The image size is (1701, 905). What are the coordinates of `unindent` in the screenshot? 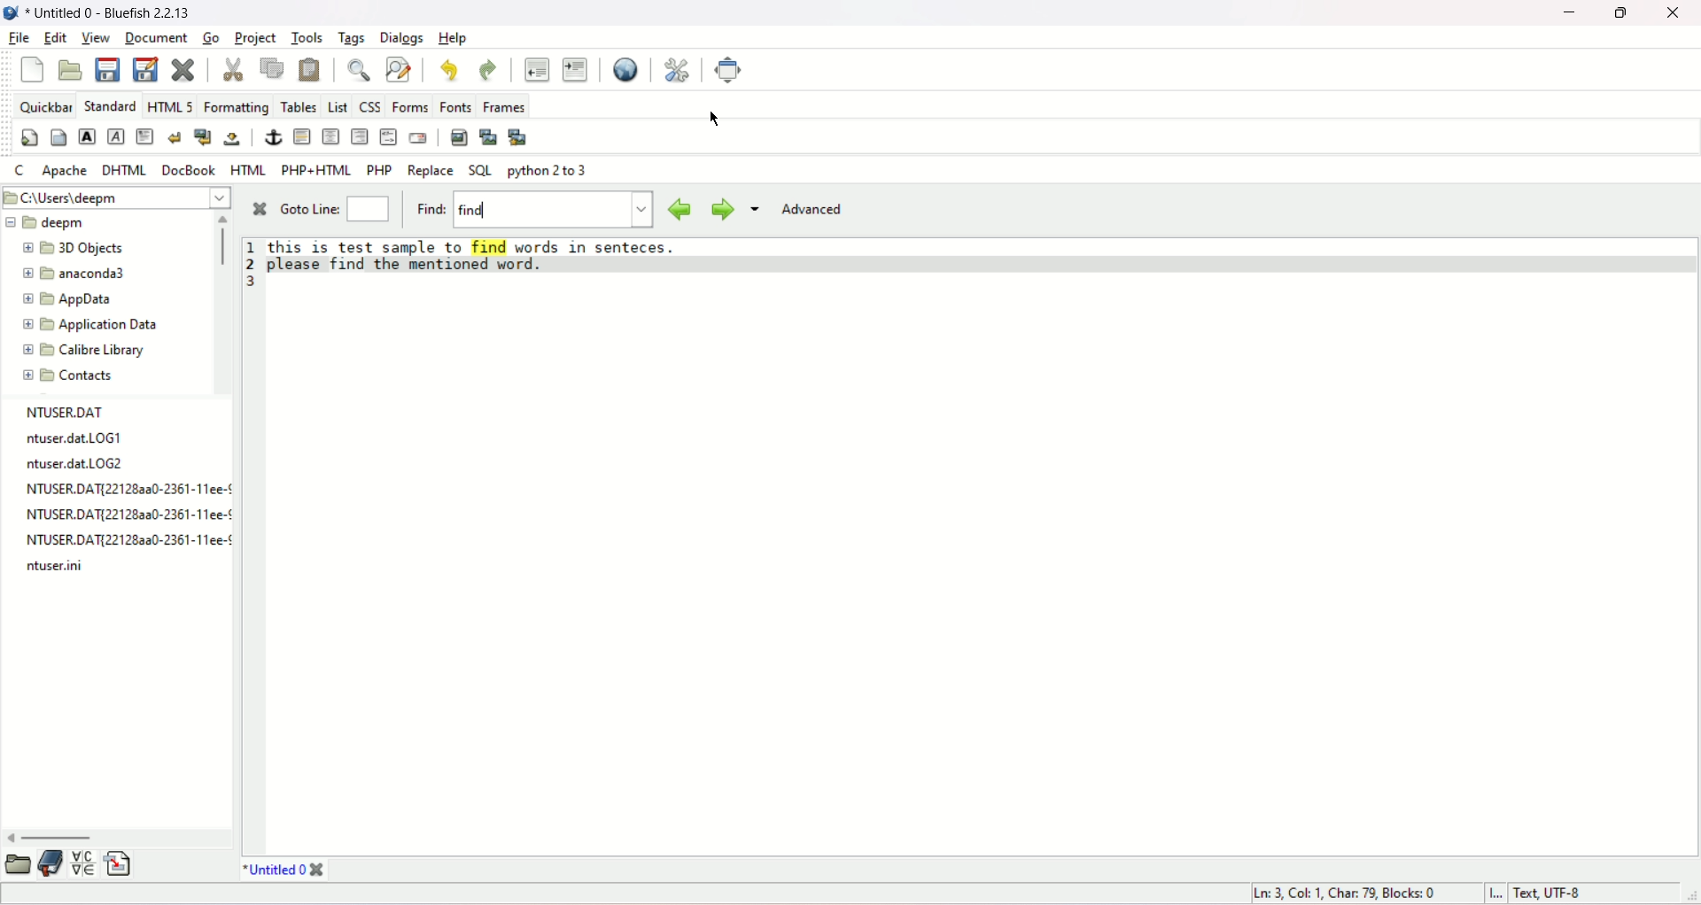 It's located at (535, 69).